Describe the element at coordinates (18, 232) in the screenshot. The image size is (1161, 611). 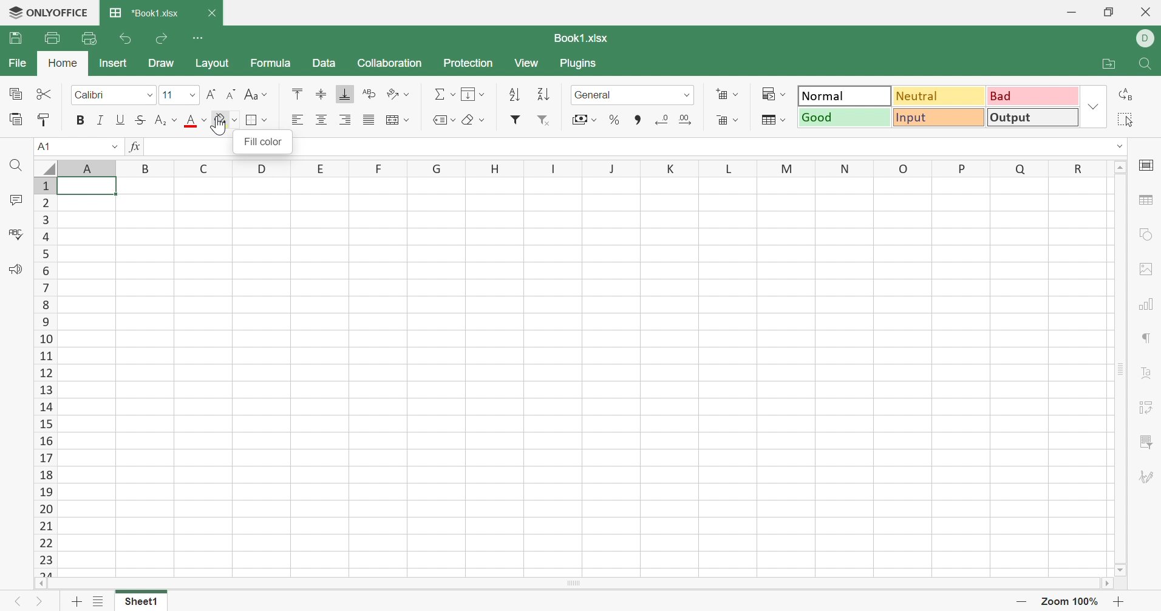
I see `Check Spelling` at that location.